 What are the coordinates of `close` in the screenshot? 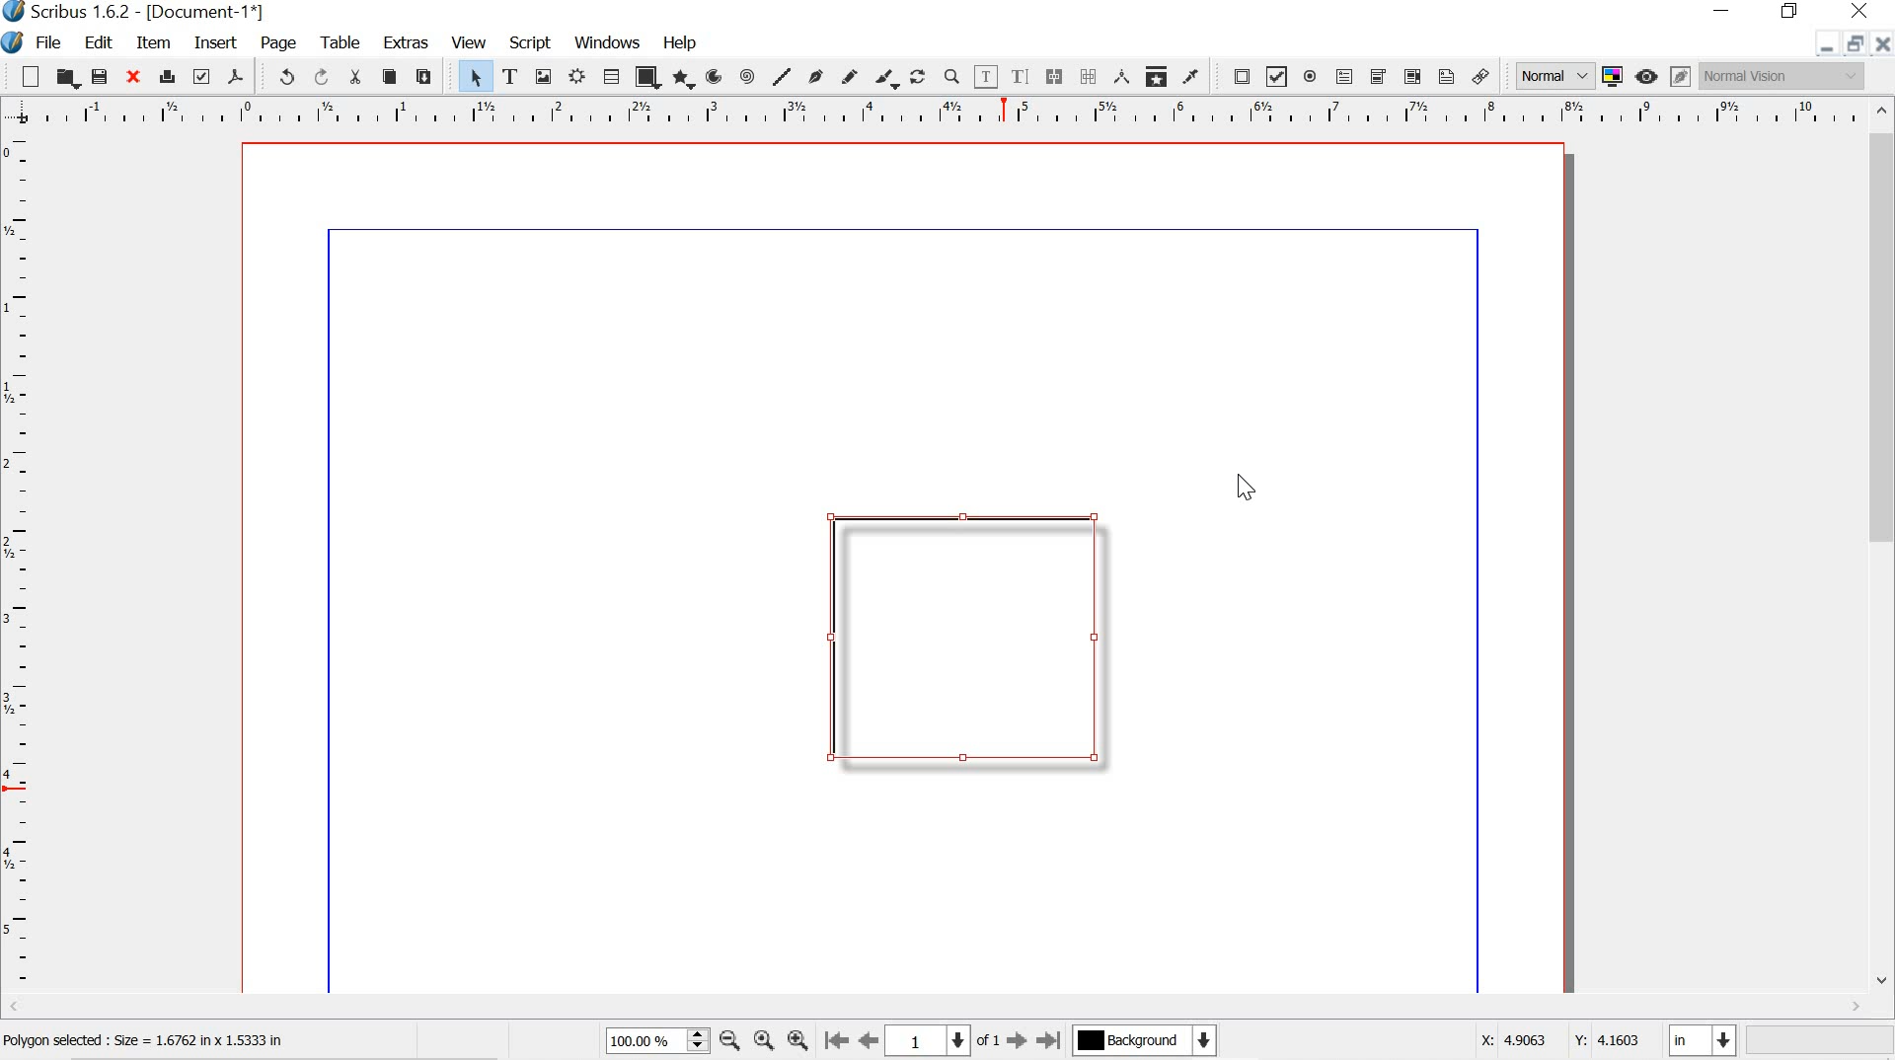 It's located at (131, 75).